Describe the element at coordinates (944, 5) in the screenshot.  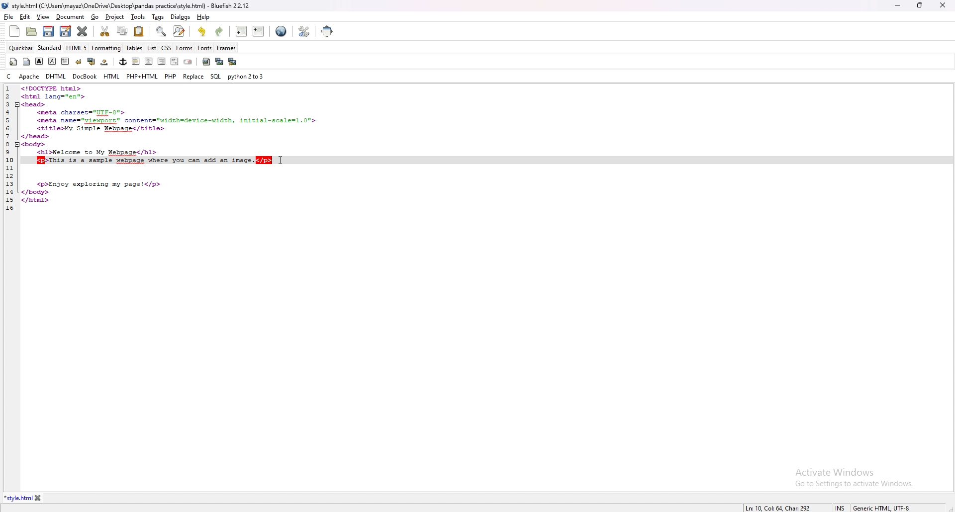
I see `close` at that location.